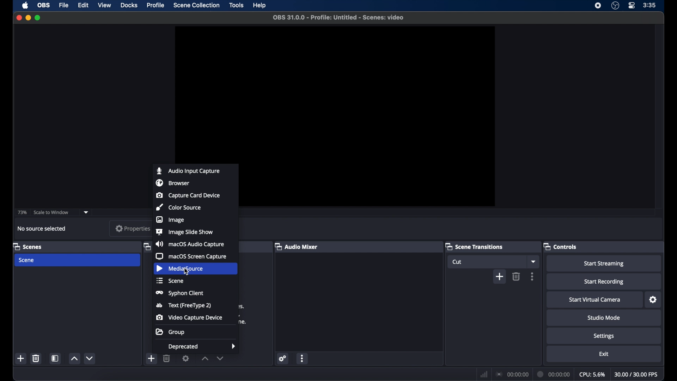  Describe the element at coordinates (90, 358) in the screenshot. I see `decrement` at that location.